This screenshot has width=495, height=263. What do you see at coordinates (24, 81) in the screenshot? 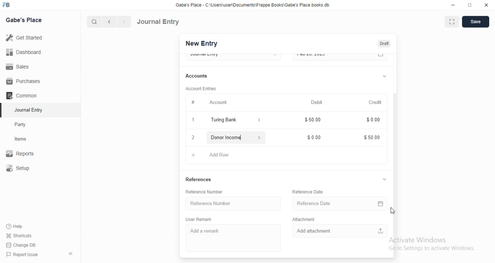
I see `Purchases` at bounding box center [24, 81].